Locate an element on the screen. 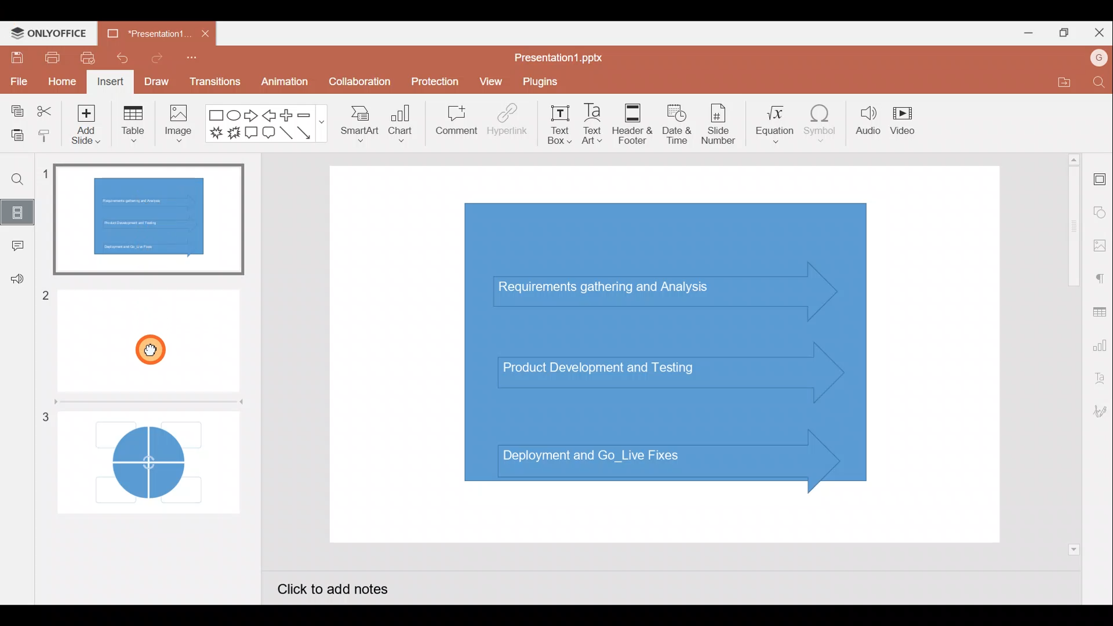  Redo is located at coordinates (154, 61).